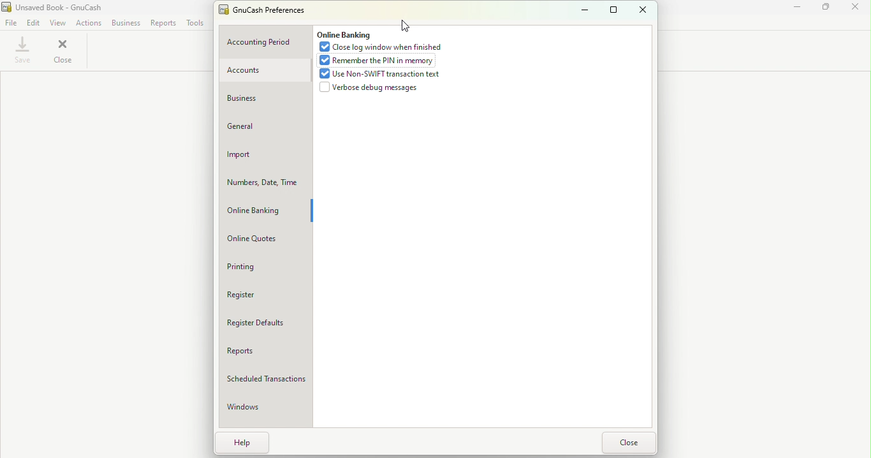 This screenshot has width=871, height=458. Describe the element at coordinates (196, 25) in the screenshot. I see `tools` at that location.